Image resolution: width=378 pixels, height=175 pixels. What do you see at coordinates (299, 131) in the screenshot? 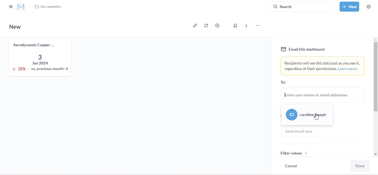
I see `send email now` at bounding box center [299, 131].